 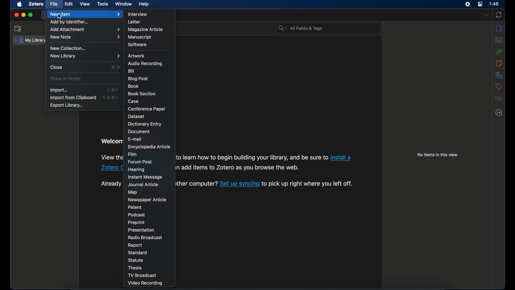 What do you see at coordinates (54, 4) in the screenshot?
I see `file` at bounding box center [54, 4].